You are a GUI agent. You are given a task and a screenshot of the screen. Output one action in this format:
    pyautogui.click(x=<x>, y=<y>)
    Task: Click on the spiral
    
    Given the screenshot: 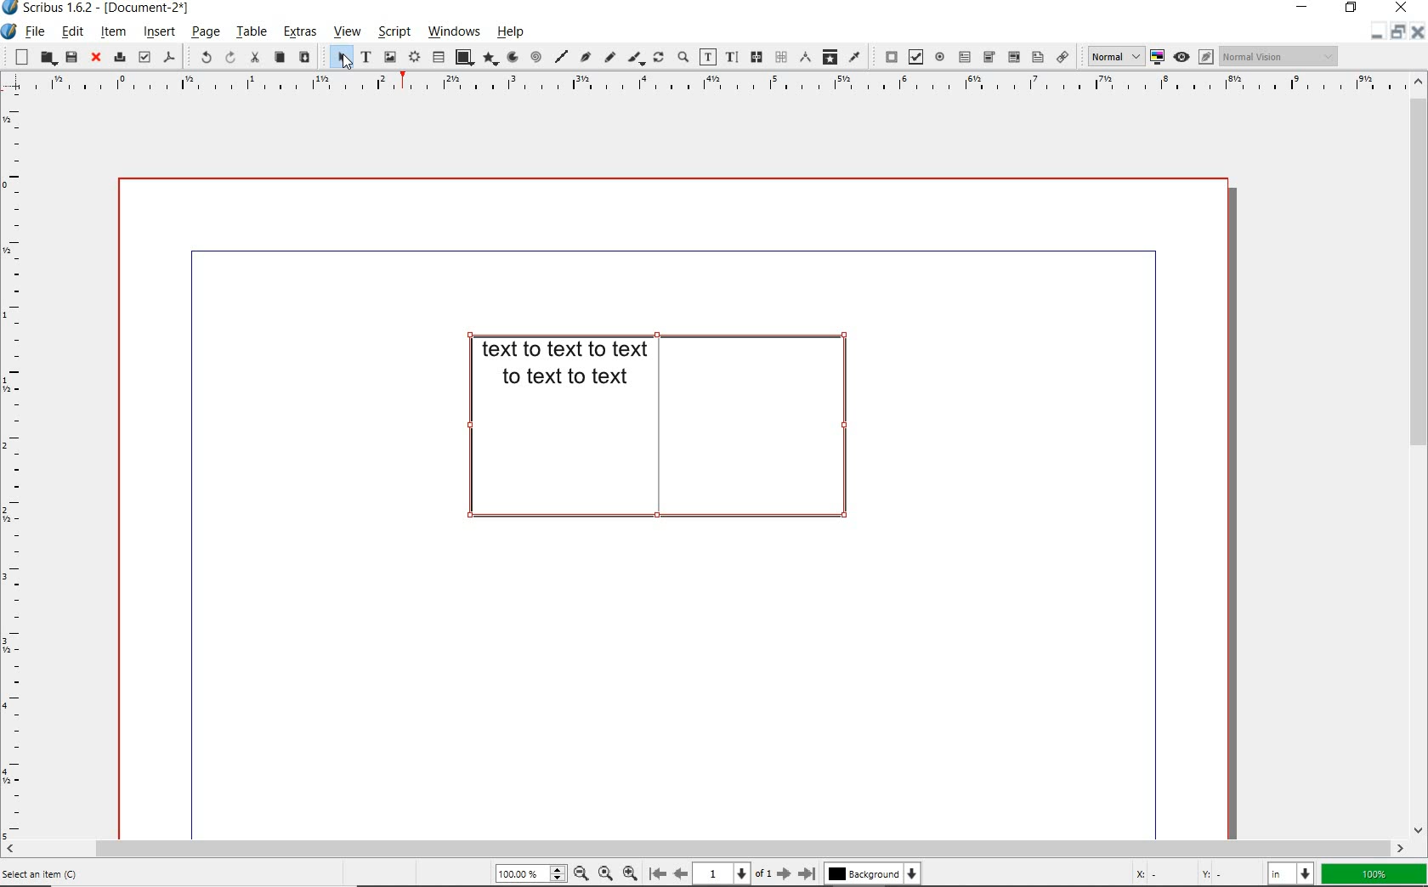 What is the action you would take?
    pyautogui.click(x=535, y=56)
    